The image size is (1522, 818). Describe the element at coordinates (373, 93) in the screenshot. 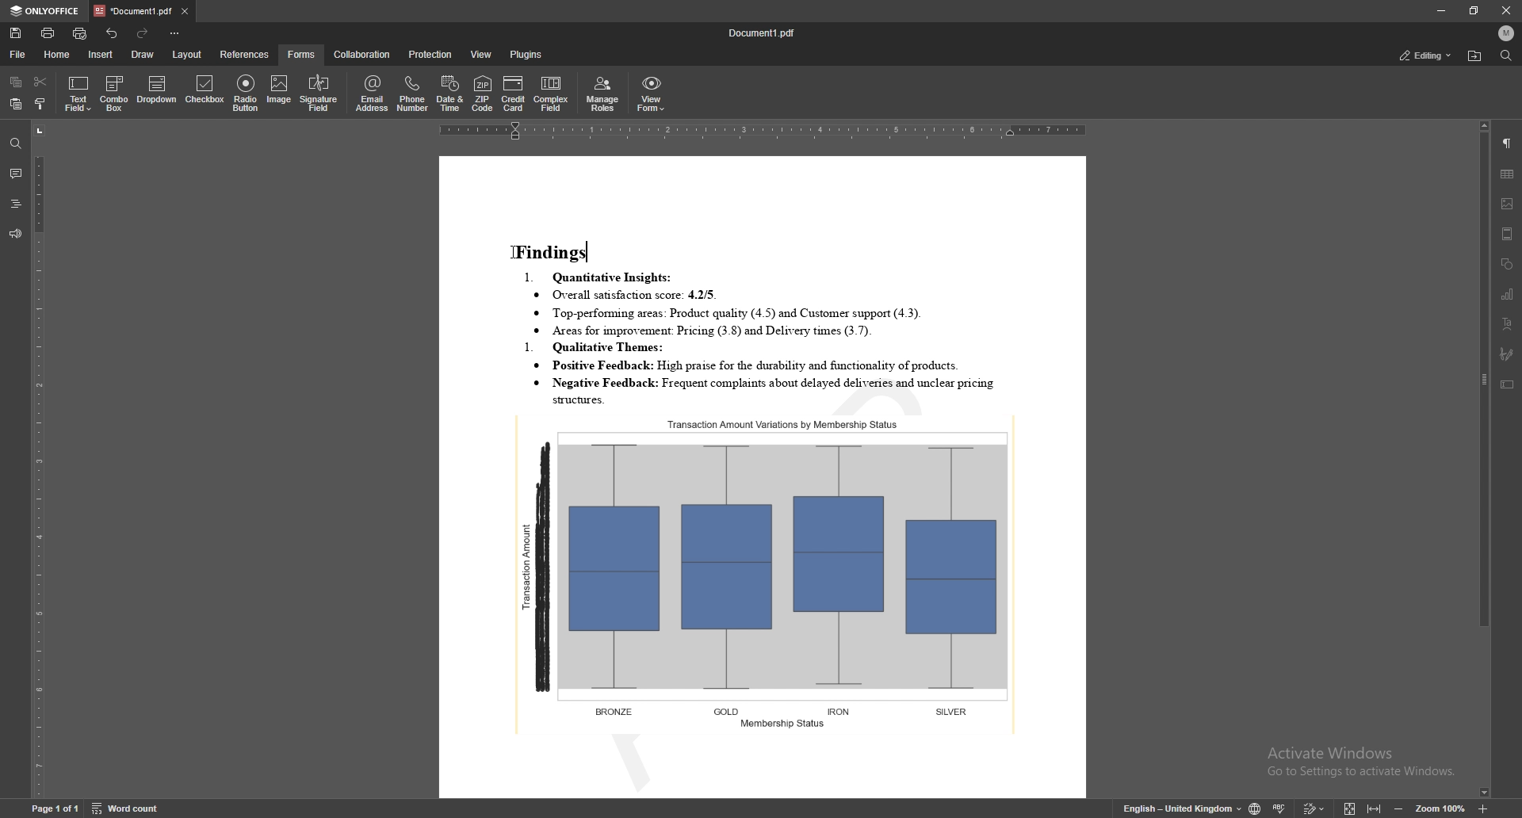

I see `email address` at that location.